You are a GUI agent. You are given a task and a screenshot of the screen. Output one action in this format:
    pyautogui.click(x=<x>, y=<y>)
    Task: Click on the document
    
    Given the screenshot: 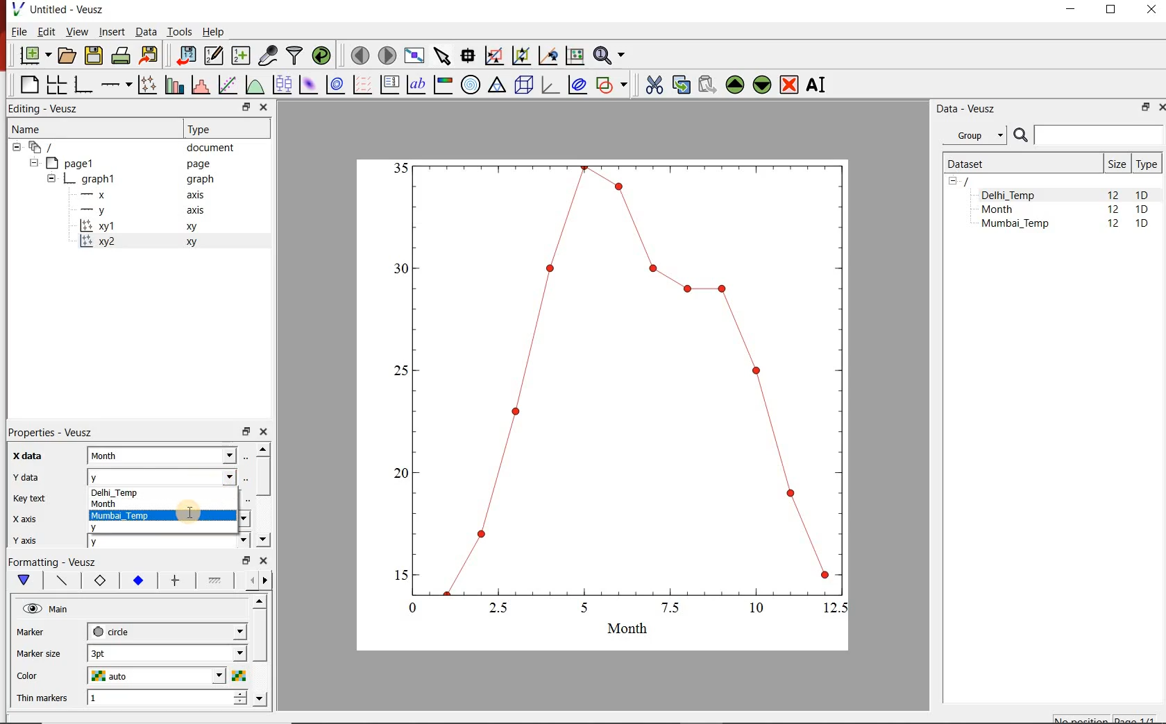 What is the action you would take?
    pyautogui.click(x=126, y=146)
    